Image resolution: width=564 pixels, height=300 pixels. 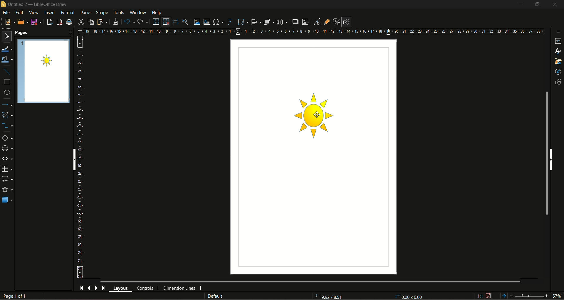 What do you see at coordinates (96, 288) in the screenshot?
I see `next` at bounding box center [96, 288].